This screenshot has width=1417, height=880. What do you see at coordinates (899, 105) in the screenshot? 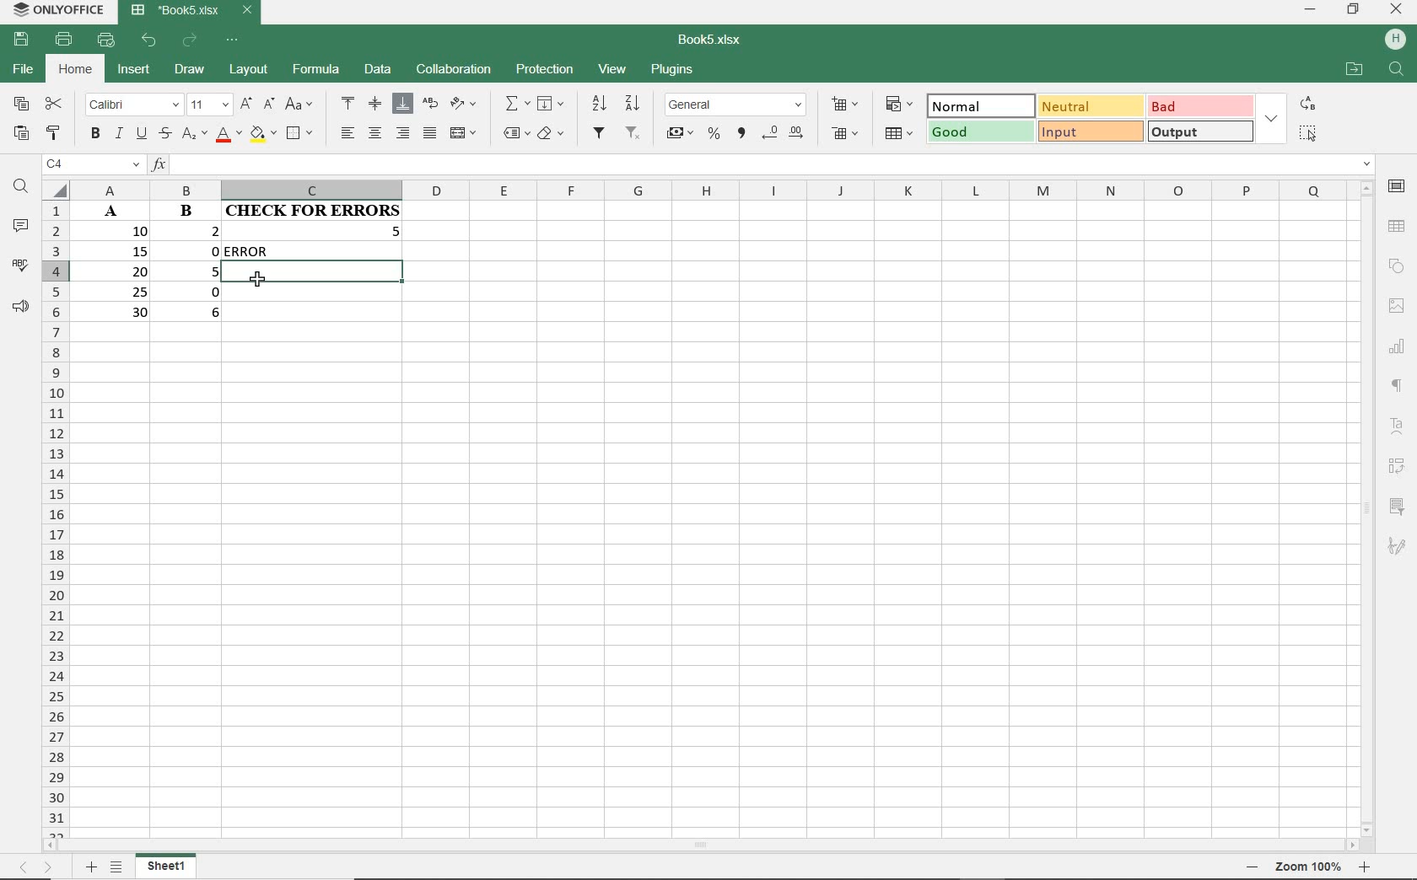
I see `CONDITIONAL FORMATTING` at bounding box center [899, 105].